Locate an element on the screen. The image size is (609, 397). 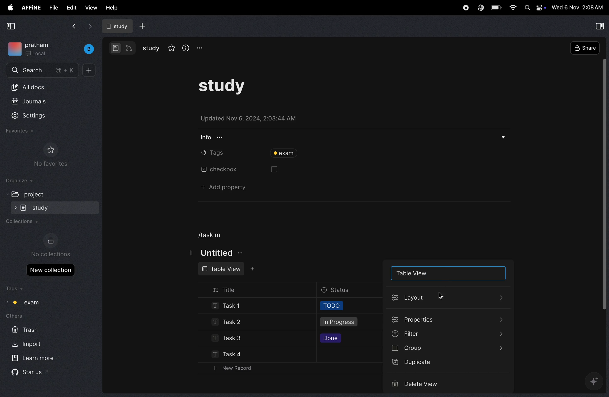
lauout is located at coordinates (448, 297).